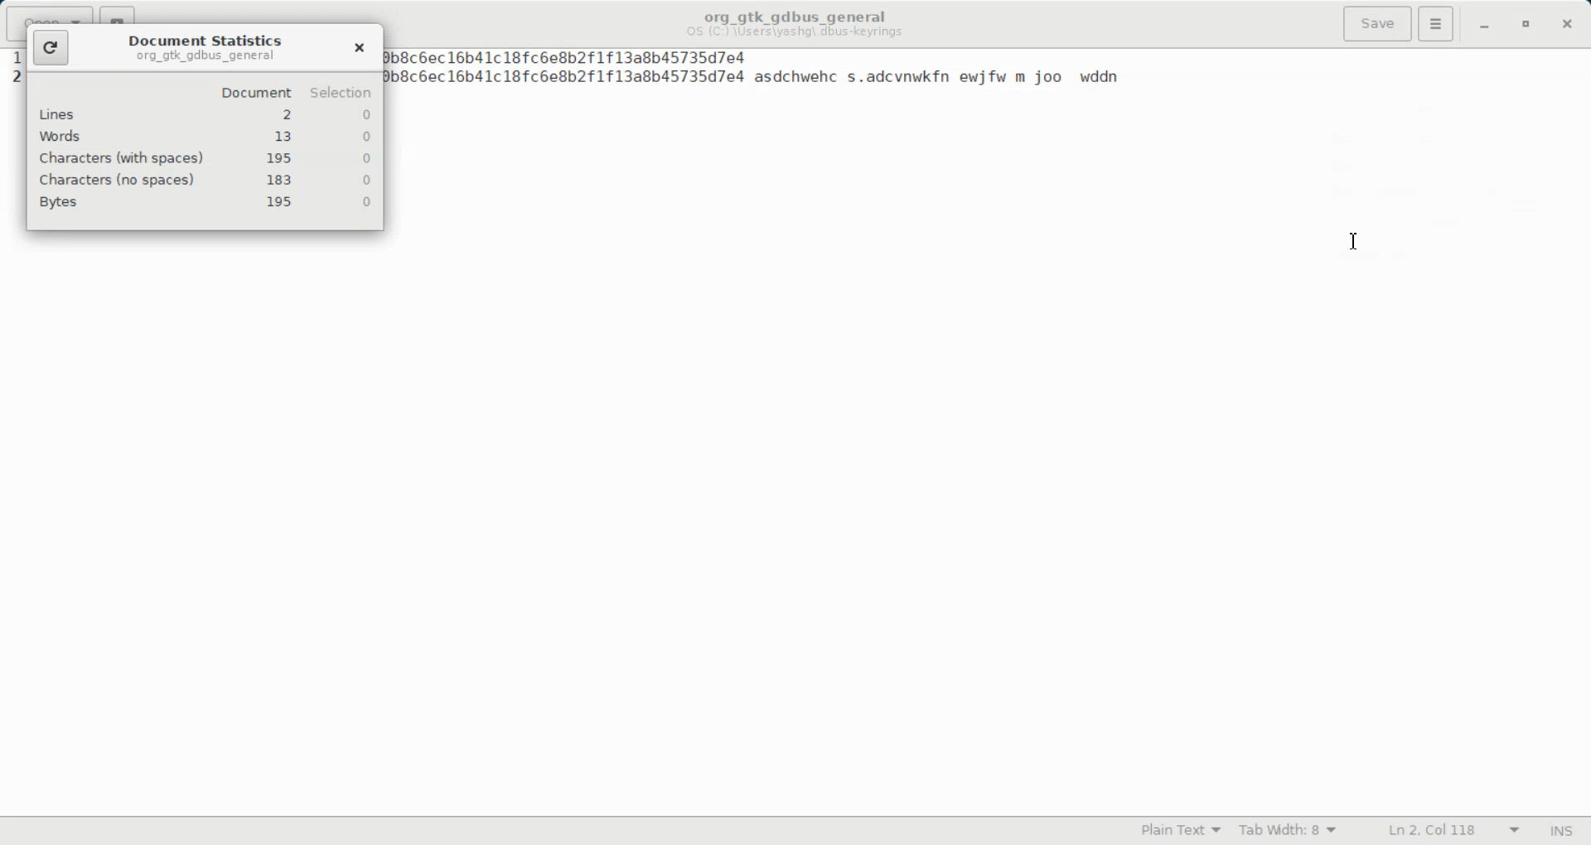 The height and width of the screenshot is (845, 1591). Describe the element at coordinates (278, 158) in the screenshot. I see `195` at that location.